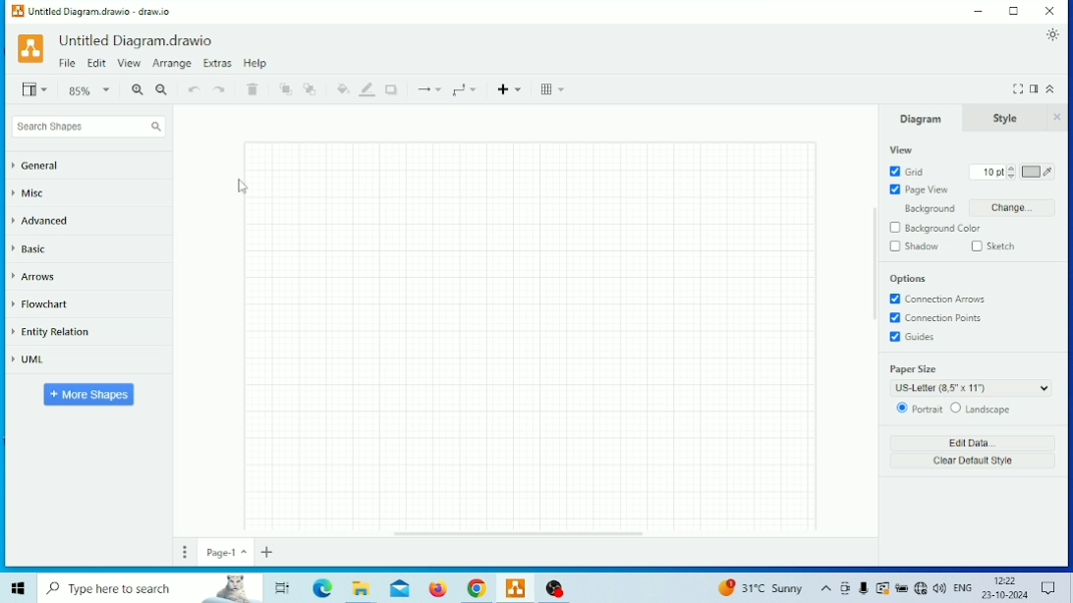 This screenshot has width=1073, height=603. I want to click on Portrait, so click(918, 409).